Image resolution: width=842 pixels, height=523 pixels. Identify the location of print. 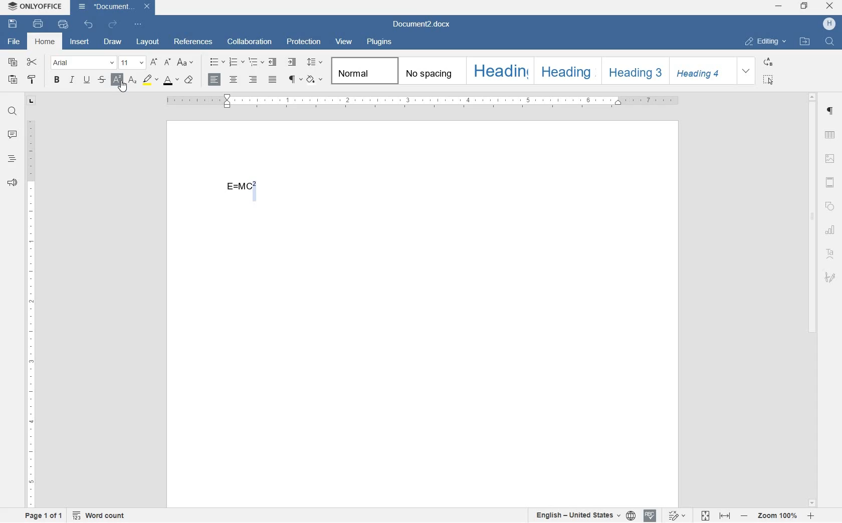
(38, 25).